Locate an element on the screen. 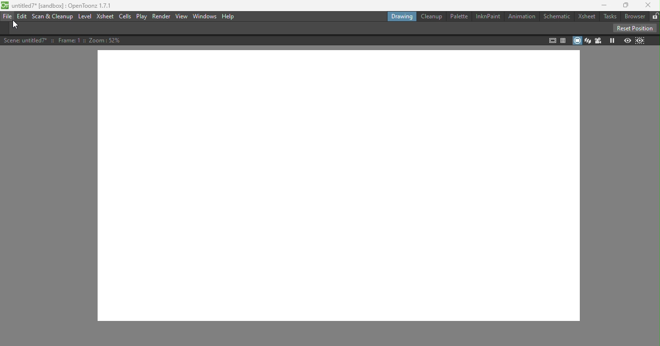 The height and width of the screenshot is (346, 660). Cleanup is located at coordinates (431, 16).